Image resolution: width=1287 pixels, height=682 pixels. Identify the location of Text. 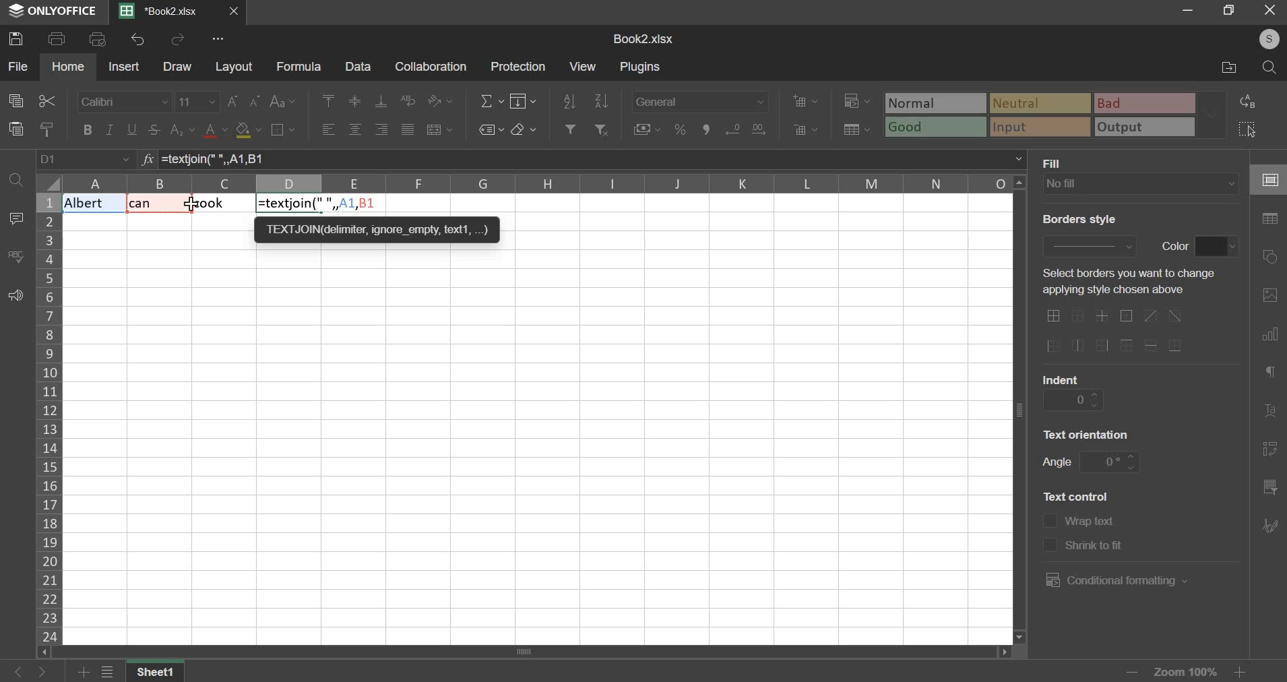
(152, 204).